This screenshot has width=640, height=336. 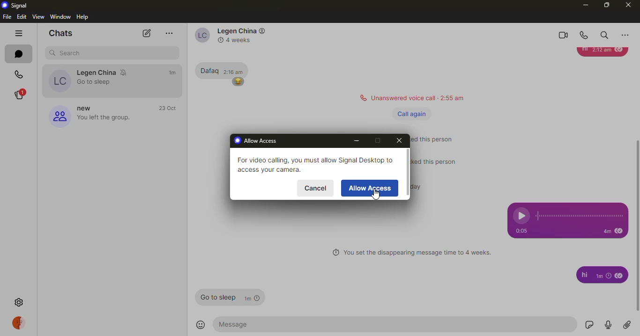 What do you see at coordinates (168, 33) in the screenshot?
I see `more` at bounding box center [168, 33].